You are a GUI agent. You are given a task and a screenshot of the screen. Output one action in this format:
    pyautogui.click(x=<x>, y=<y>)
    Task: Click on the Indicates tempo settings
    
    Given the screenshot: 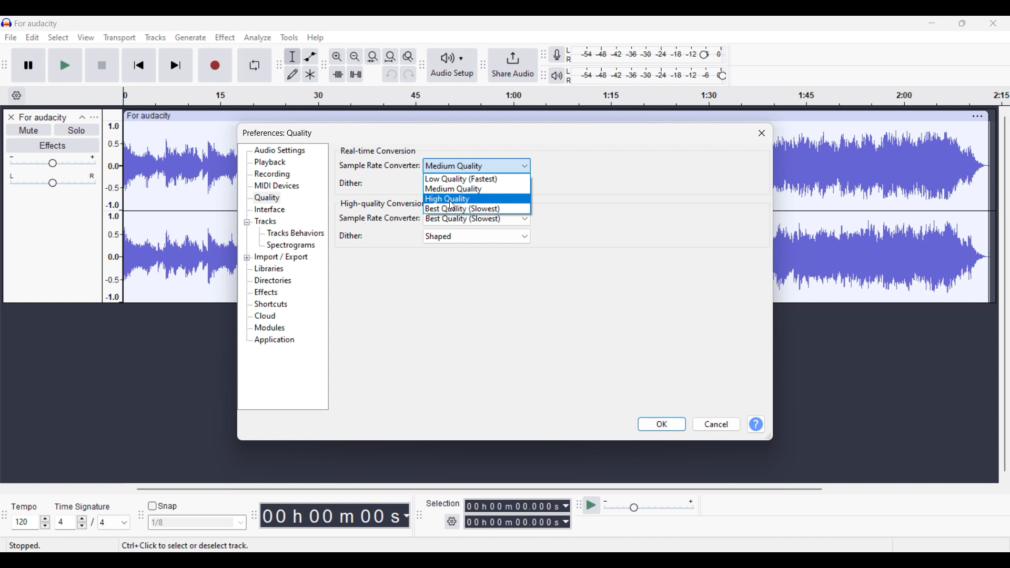 What is the action you would take?
    pyautogui.click(x=24, y=507)
    